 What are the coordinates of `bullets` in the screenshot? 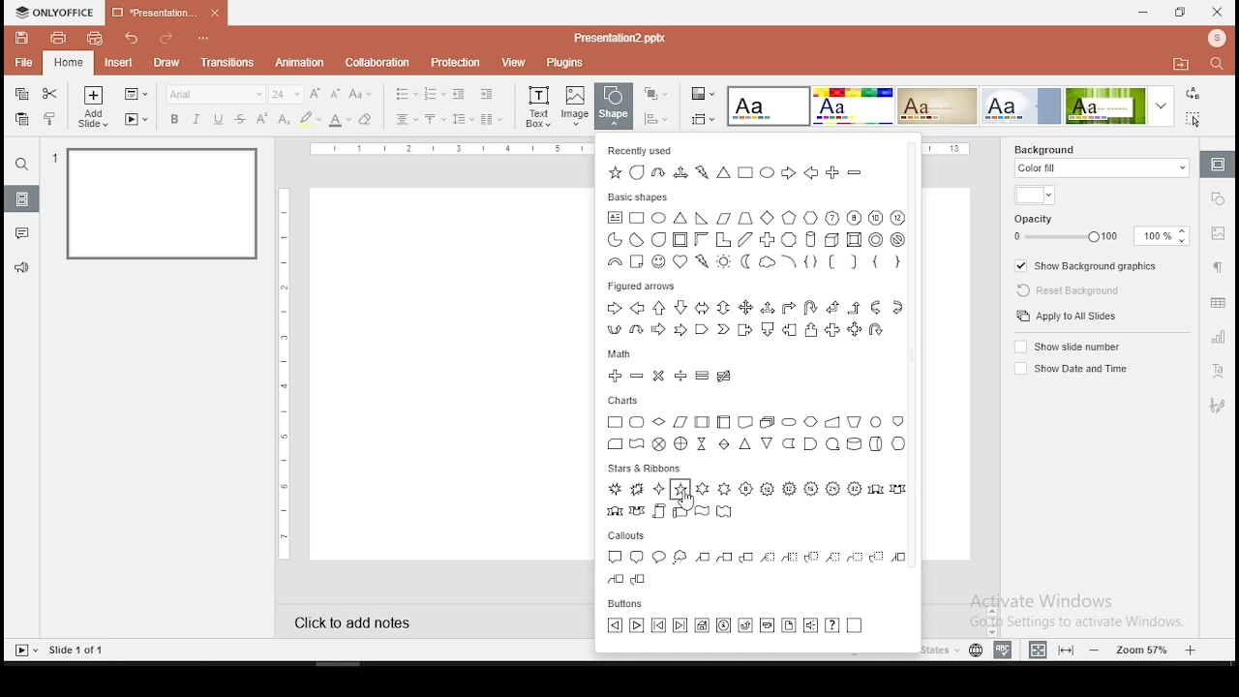 It's located at (406, 94).